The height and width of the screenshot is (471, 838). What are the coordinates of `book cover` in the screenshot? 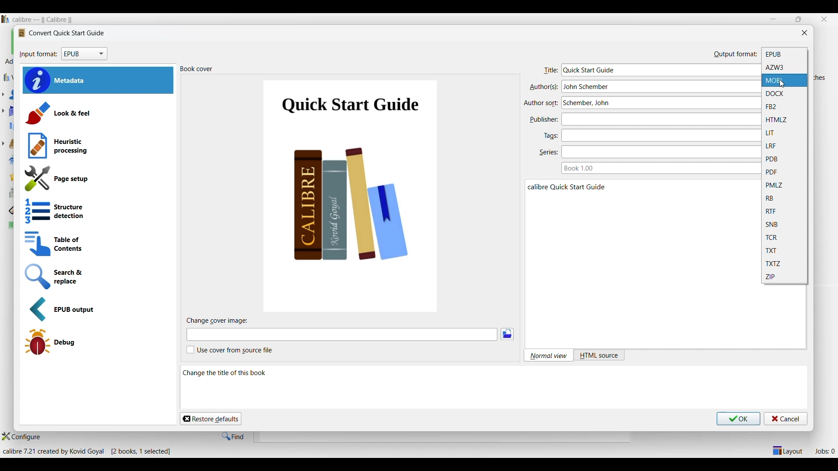 It's located at (198, 70).